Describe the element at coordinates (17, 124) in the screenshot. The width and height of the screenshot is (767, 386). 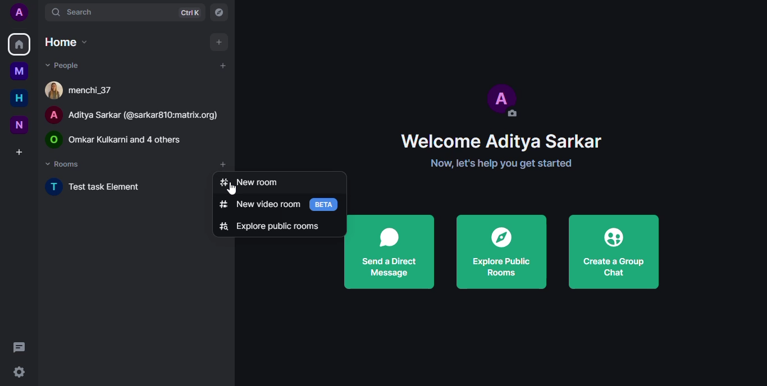
I see `new` at that location.